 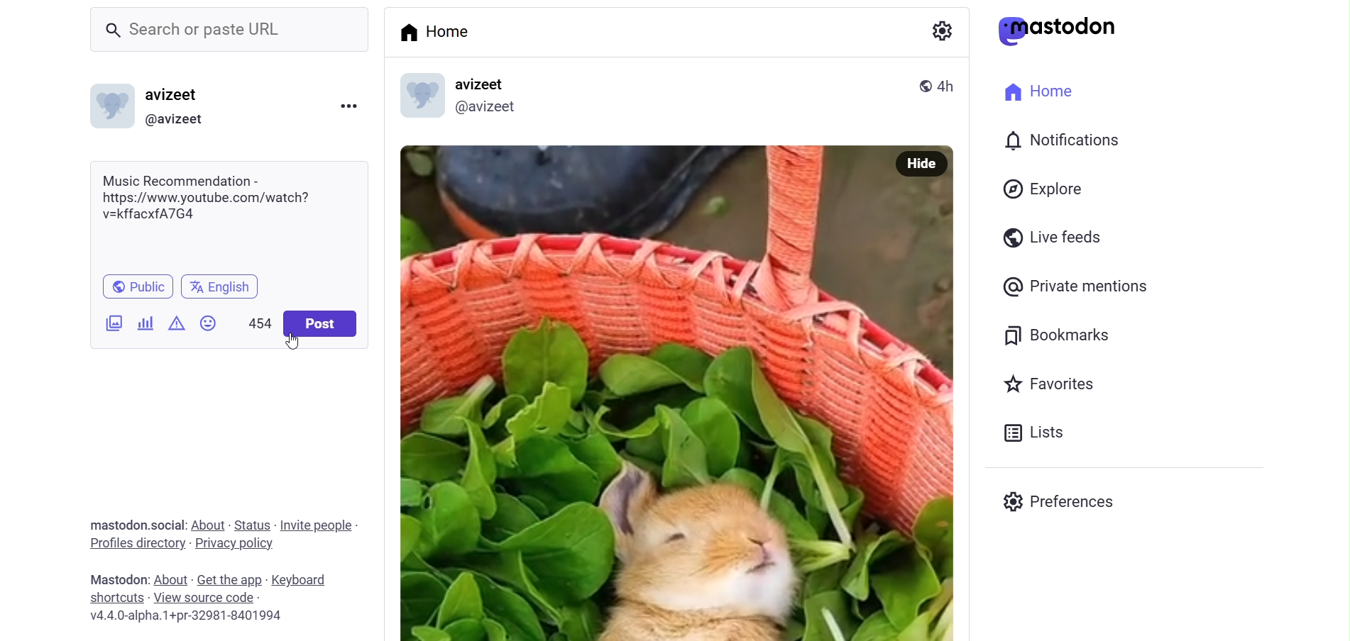 What do you see at coordinates (177, 615) in the screenshot?
I see `v4.4.0-alpha.1+pr-32981-8401994` at bounding box center [177, 615].